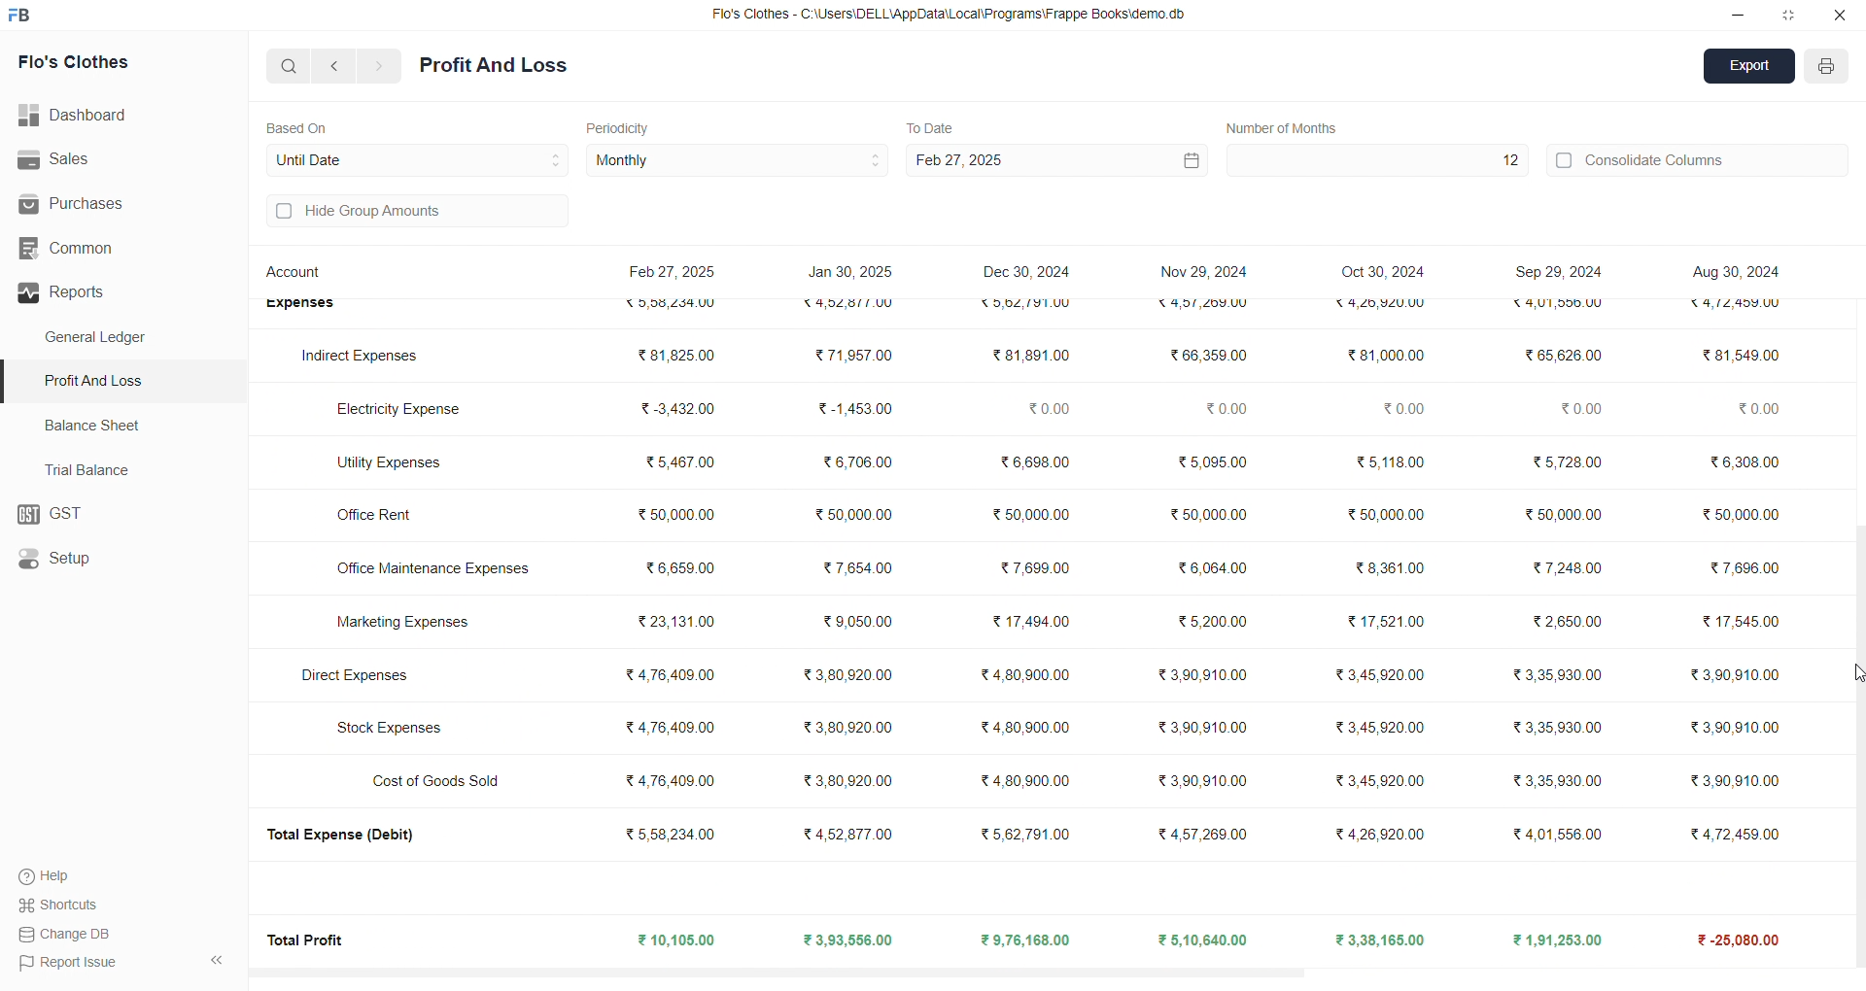  I want to click on Indirect Expenses, so click(362, 357).